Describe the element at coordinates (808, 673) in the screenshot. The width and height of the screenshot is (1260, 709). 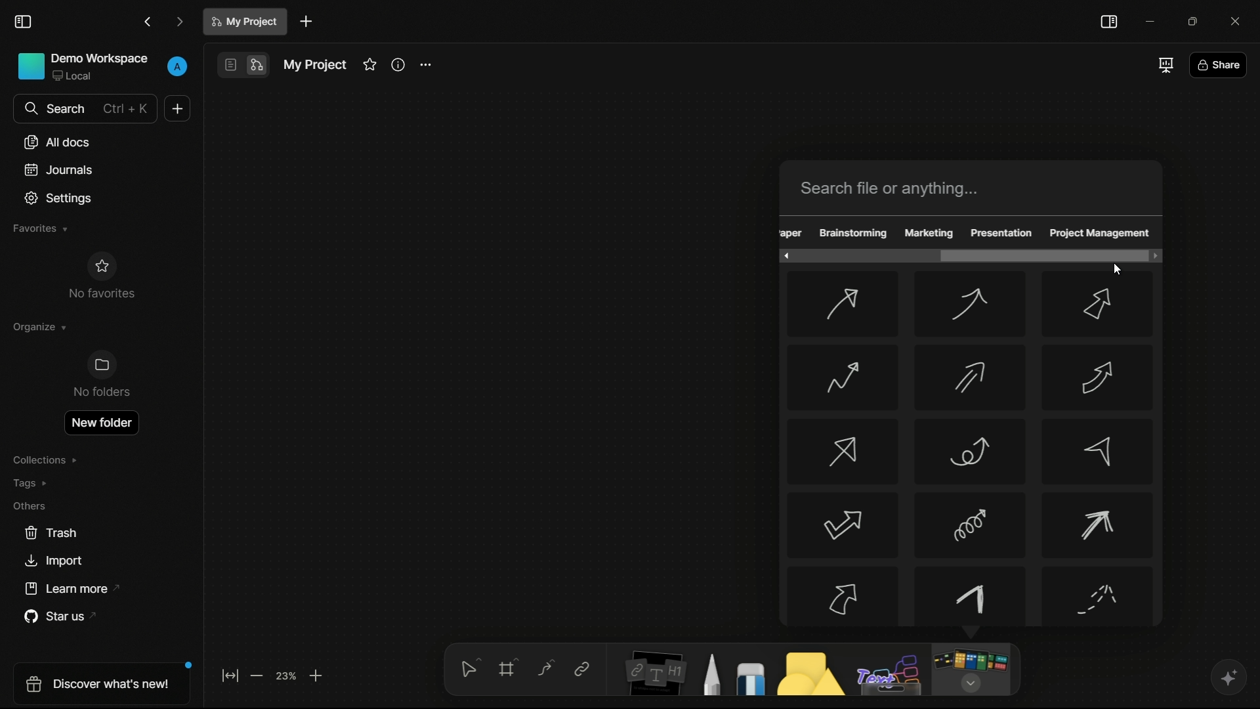
I see `shapes` at that location.